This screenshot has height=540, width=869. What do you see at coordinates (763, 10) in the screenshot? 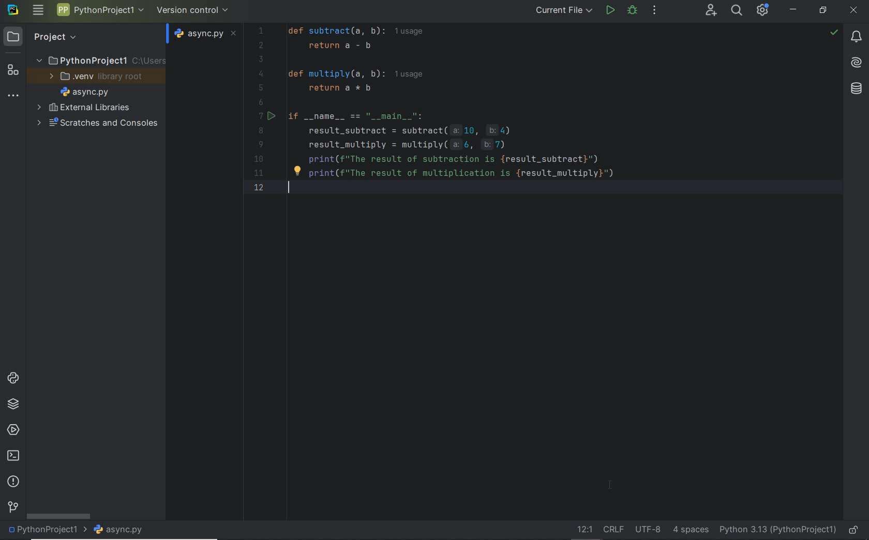
I see `IDE & Project Settings` at bounding box center [763, 10].